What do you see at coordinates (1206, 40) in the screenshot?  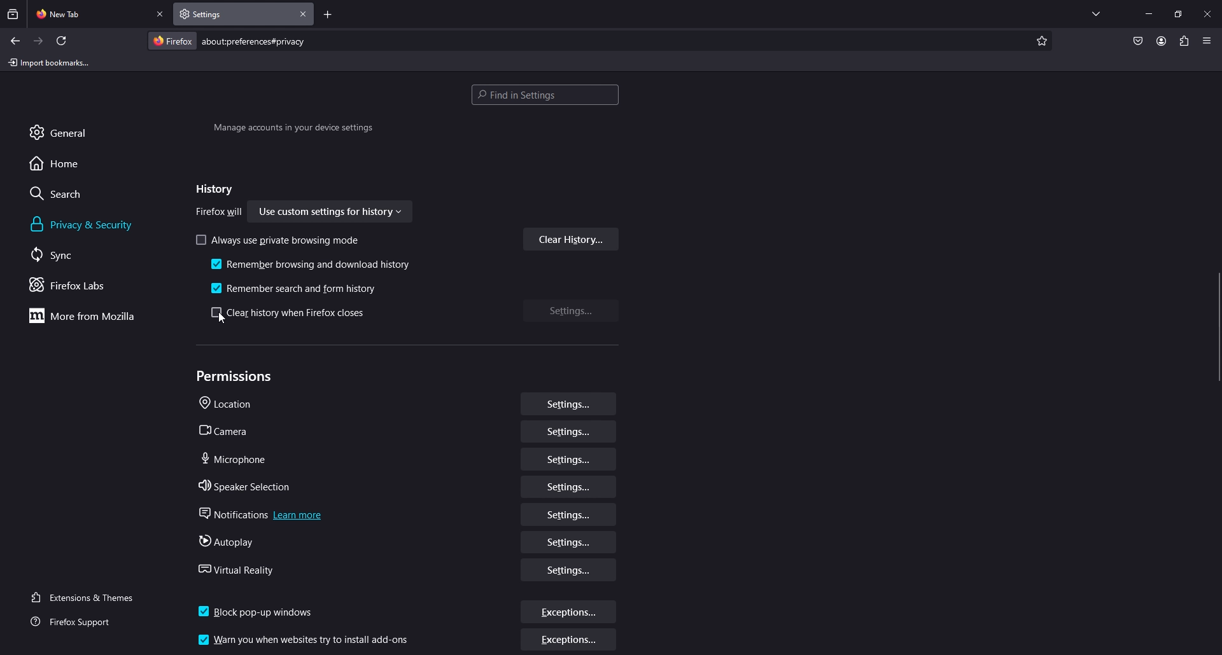 I see `application menu` at bounding box center [1206, 40].